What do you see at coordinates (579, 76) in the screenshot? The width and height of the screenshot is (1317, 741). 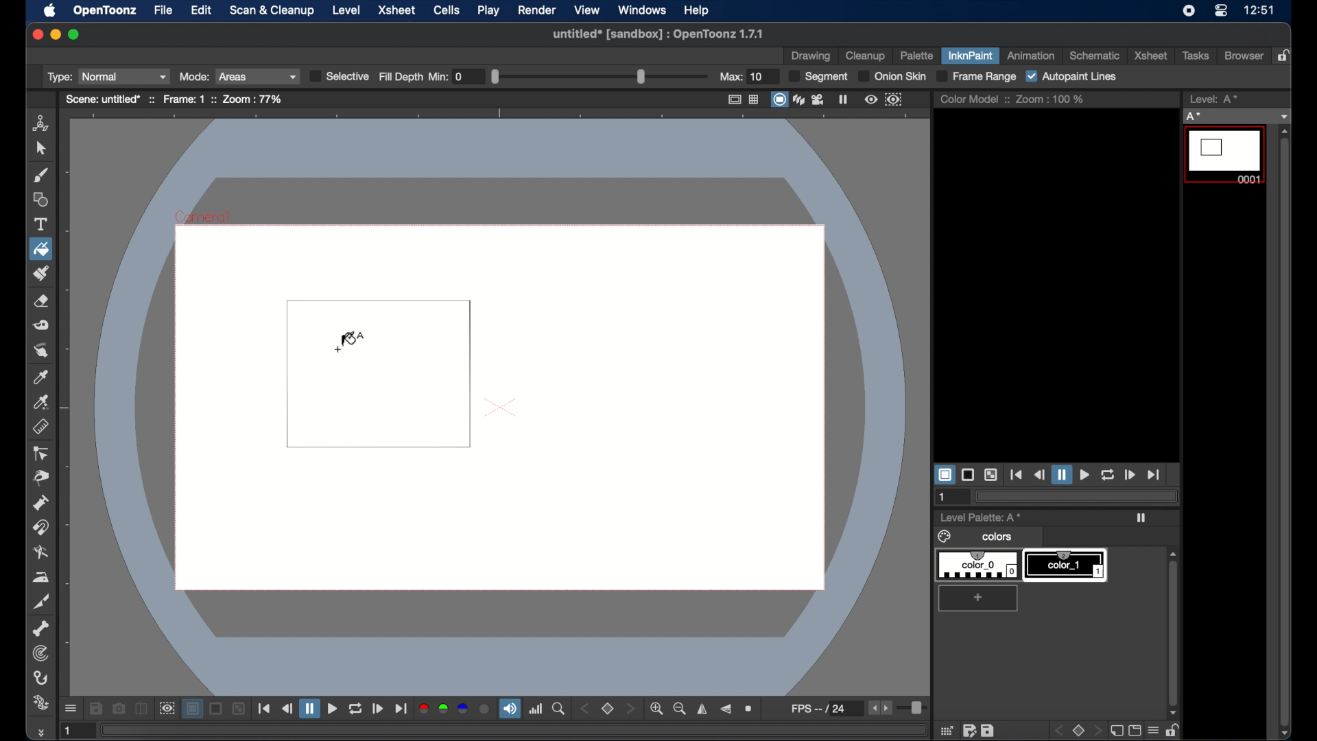 I see `fill depth` at bounding box center [579, 76].